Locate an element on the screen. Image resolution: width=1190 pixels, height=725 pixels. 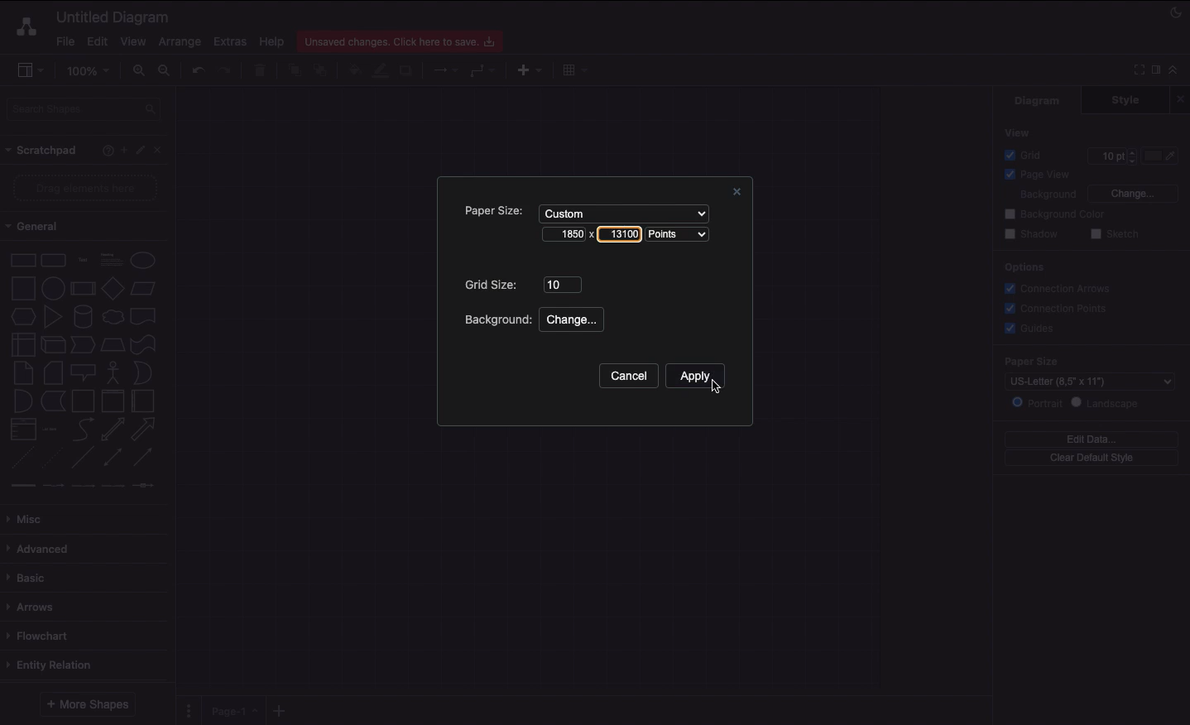
And is located at coordinates (24, 402).